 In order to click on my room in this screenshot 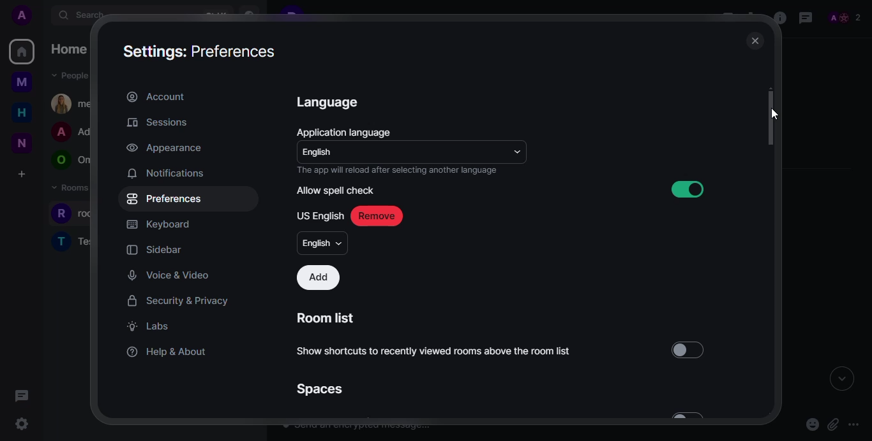, I will do `click(74, 103)`.